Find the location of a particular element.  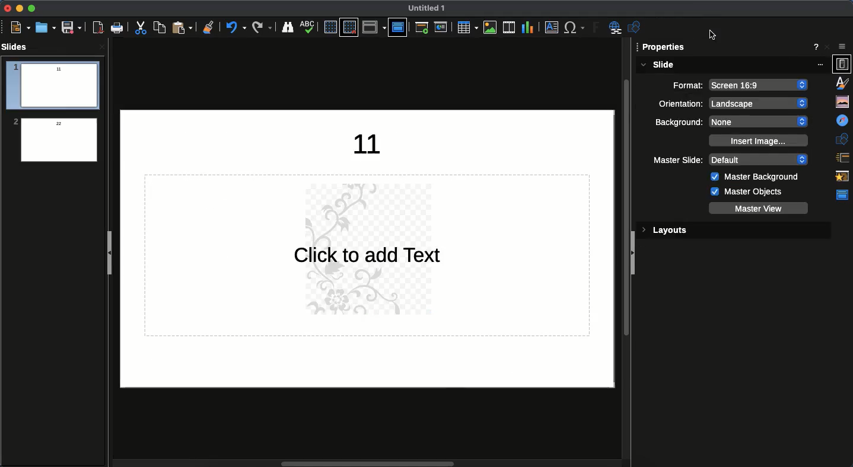

slide 1 is located at coordinates (52, 86).